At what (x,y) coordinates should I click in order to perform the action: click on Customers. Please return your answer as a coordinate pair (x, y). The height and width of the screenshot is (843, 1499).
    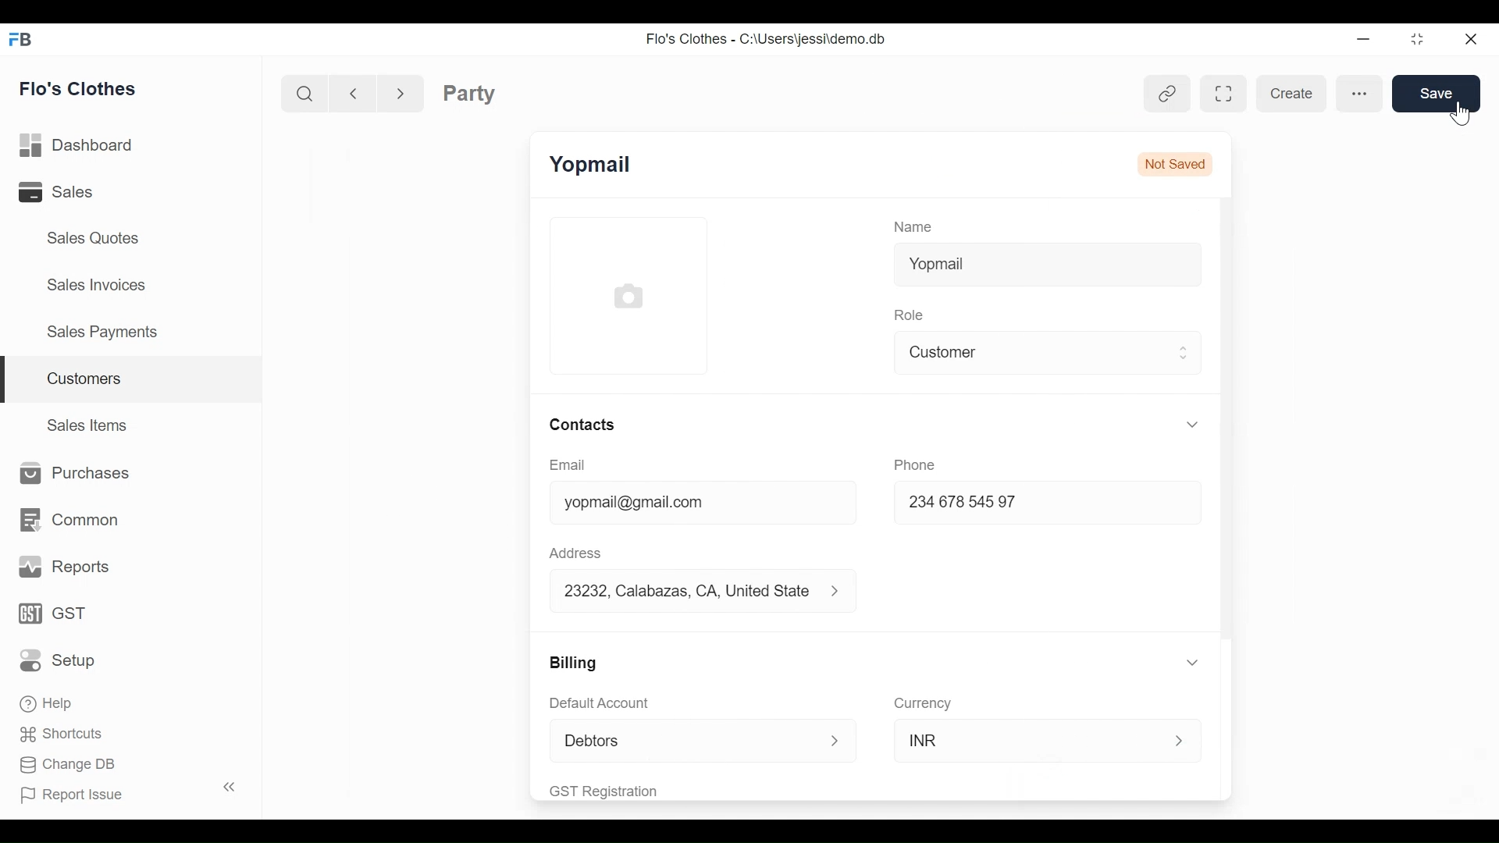
    Looking at the image, I should click on (133, 380).